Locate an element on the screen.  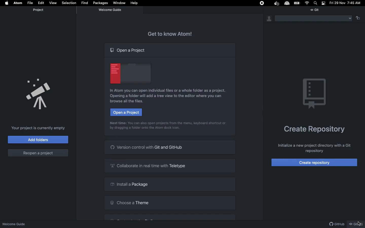
Open a project is located at coordinates (126, 112).